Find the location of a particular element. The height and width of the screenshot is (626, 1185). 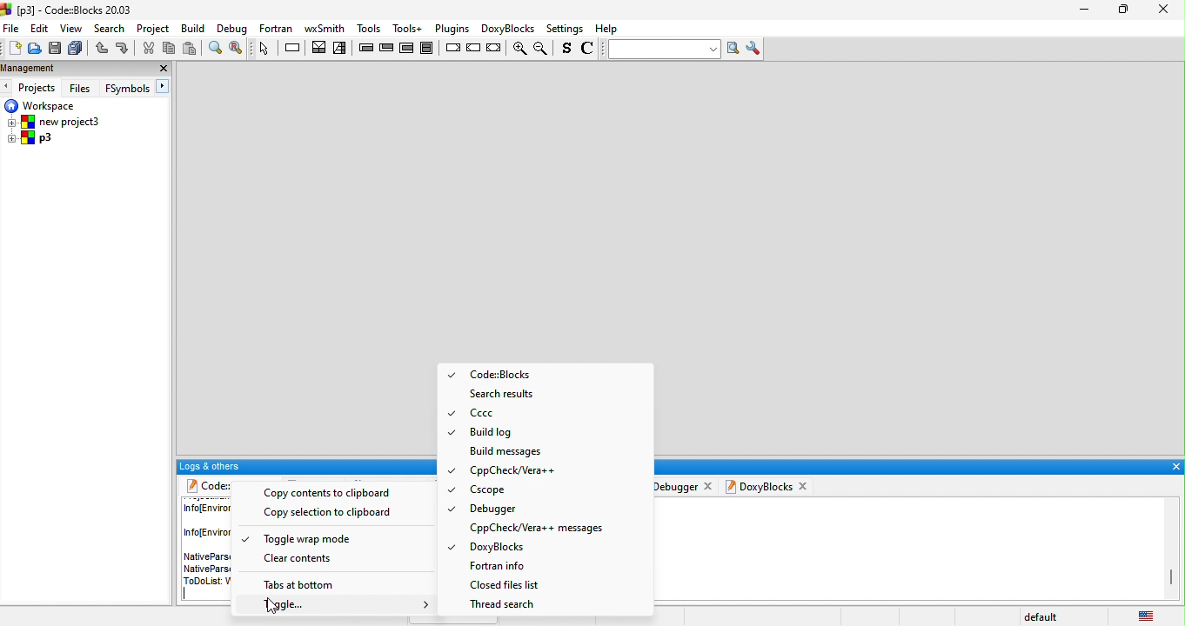

next is located at coordinates (164, 87).